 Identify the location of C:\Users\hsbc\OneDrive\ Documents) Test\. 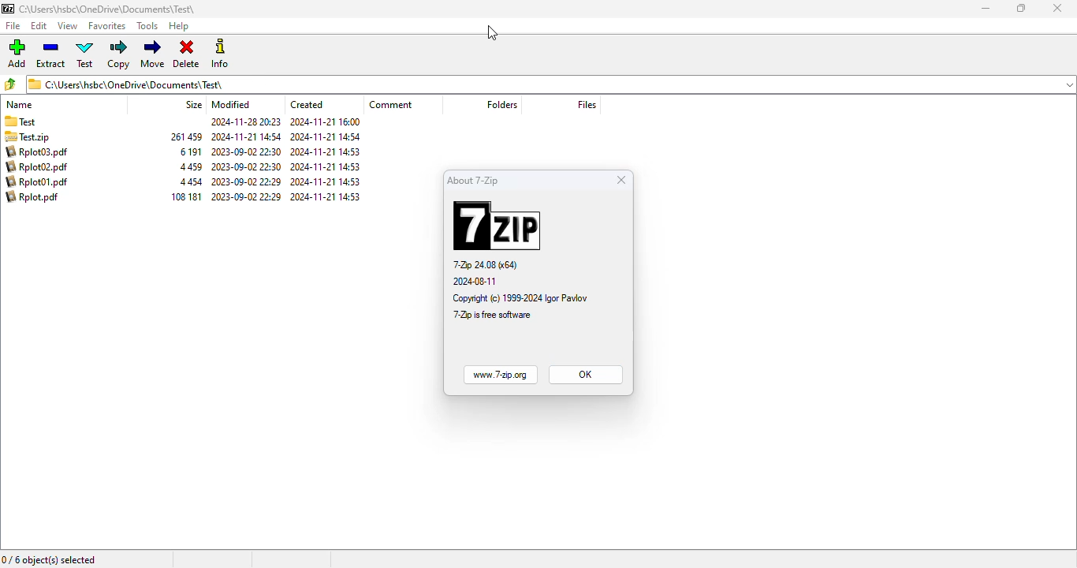
(538, 84).